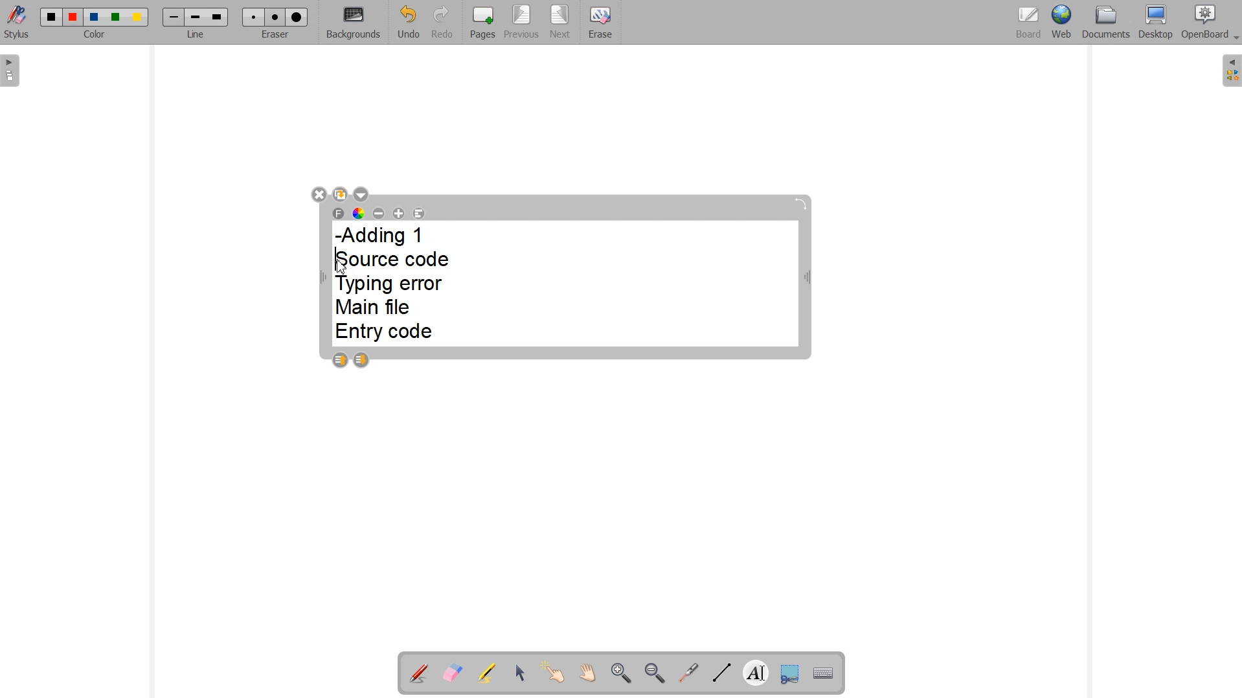  What do you see at coordinates (341, 194) in the screenshot?
I see `Duplicate` at bounding box center [341, 194].